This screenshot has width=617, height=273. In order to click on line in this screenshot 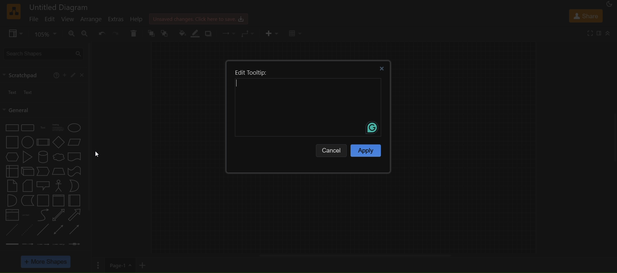, I will do `click(44, 230)`.